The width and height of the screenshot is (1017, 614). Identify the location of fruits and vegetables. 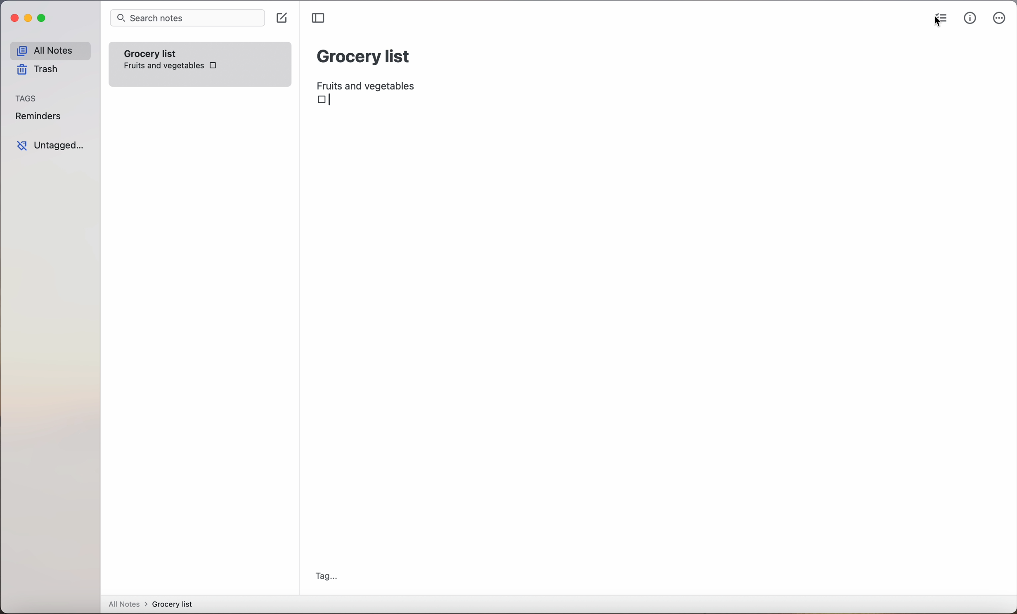
(369, 84).